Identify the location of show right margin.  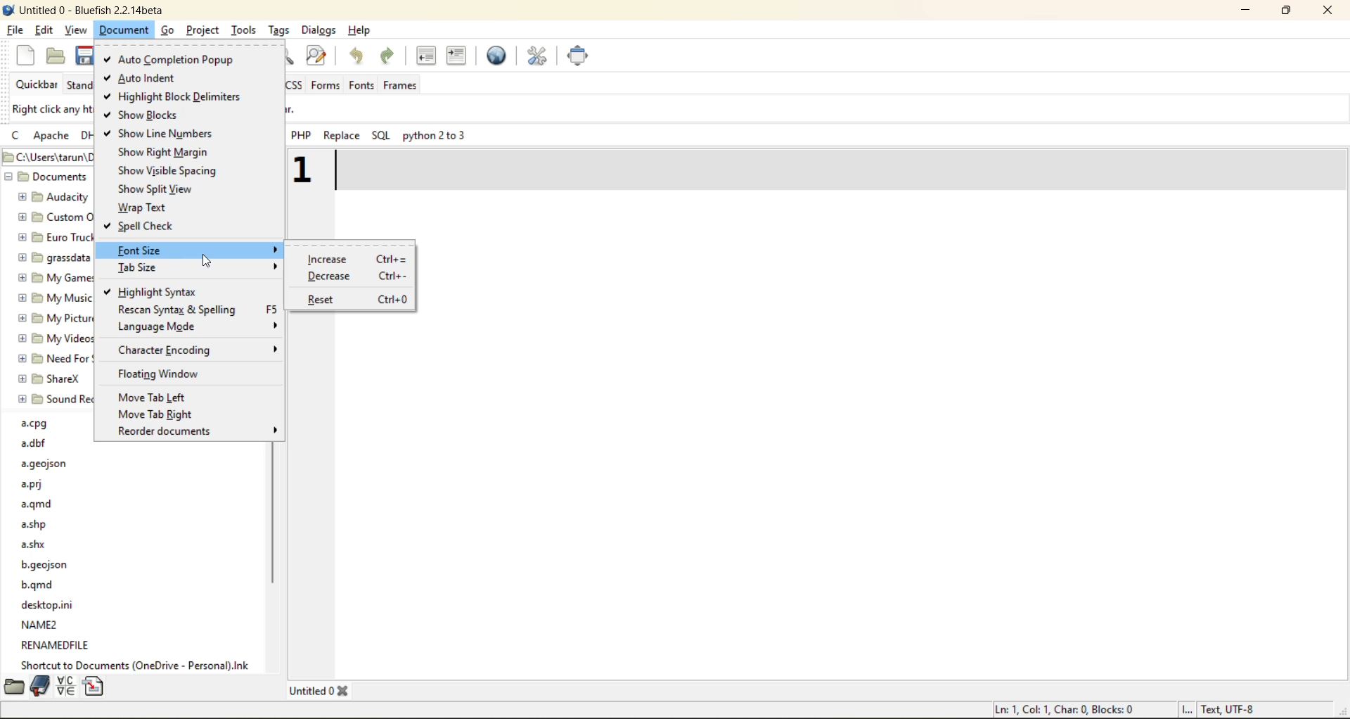
(169, 152).